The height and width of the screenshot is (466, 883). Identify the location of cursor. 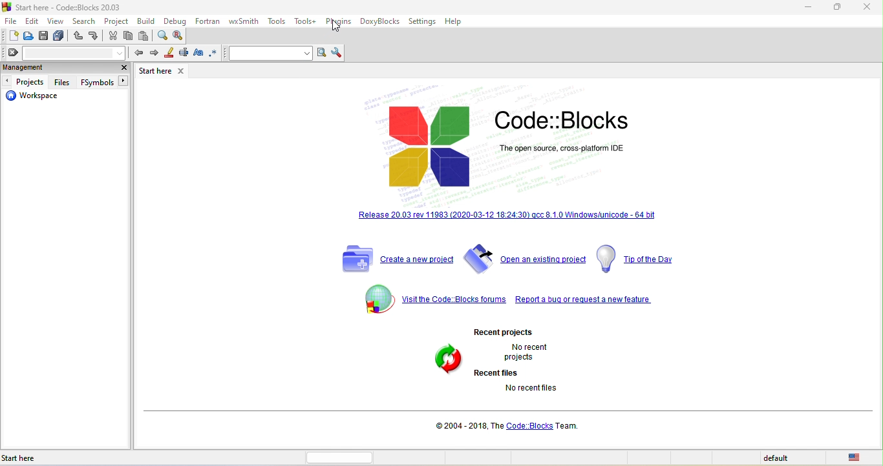
(334, 28).